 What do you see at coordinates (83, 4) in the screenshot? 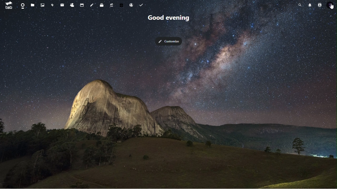
I see `calendar` at bounding box center [83, 4].